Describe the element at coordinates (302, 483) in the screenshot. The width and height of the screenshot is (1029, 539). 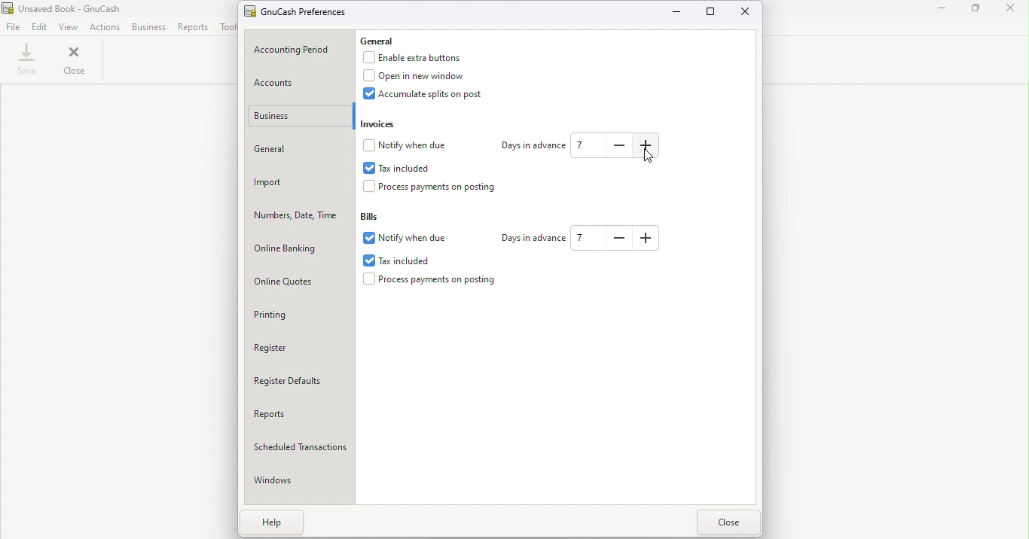
I see `Windows` at that location.